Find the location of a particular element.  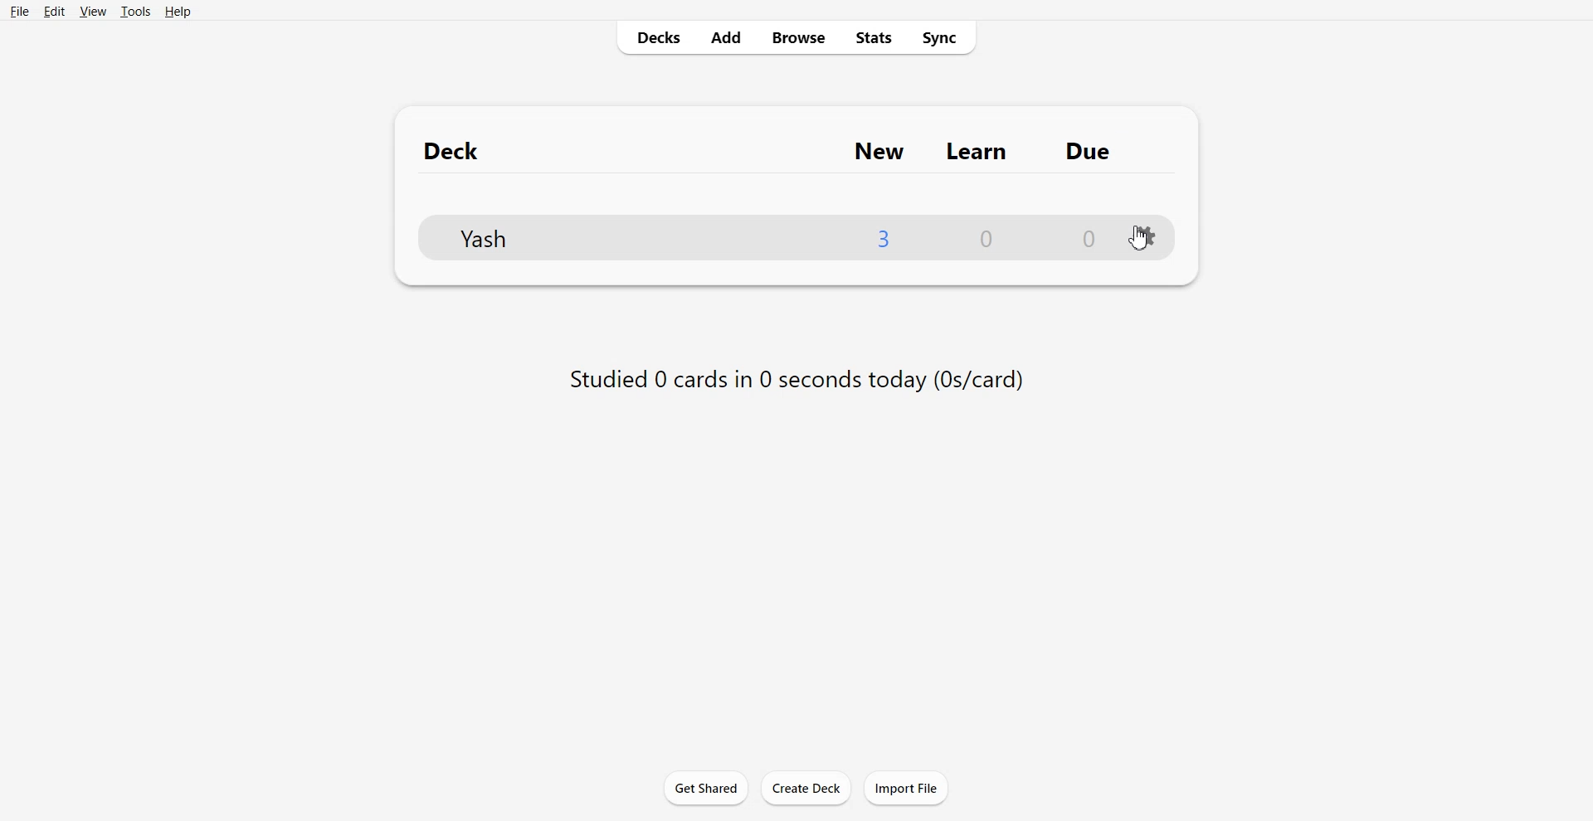

Tools is located at coordinates (135, 12).